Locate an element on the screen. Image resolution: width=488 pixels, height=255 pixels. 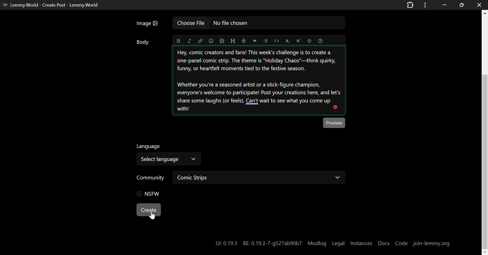
spoiler is located at coordinates (311, 41).